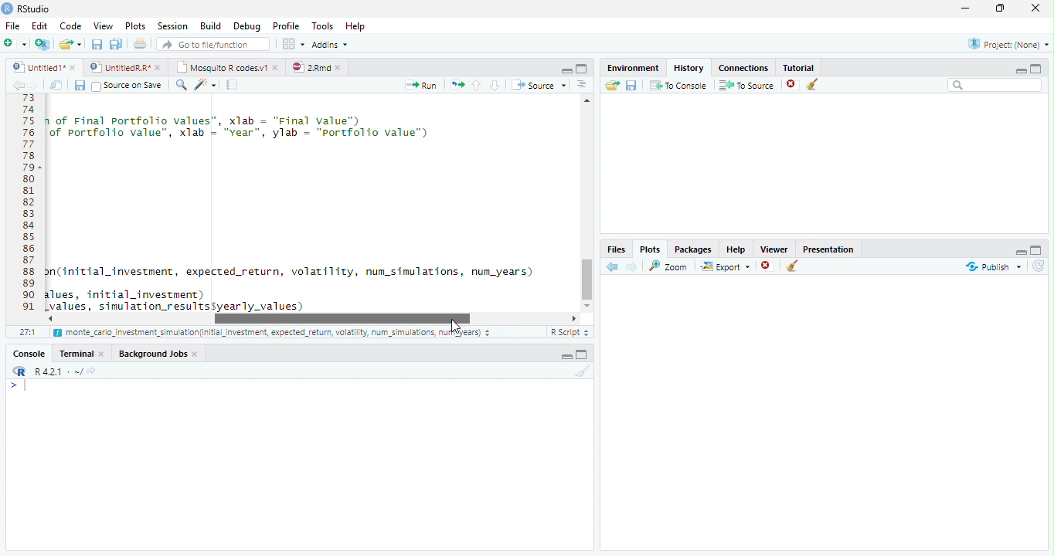  Describe the element at coordinates (39, 25) in the screenshot. I see `Edit` at that location.